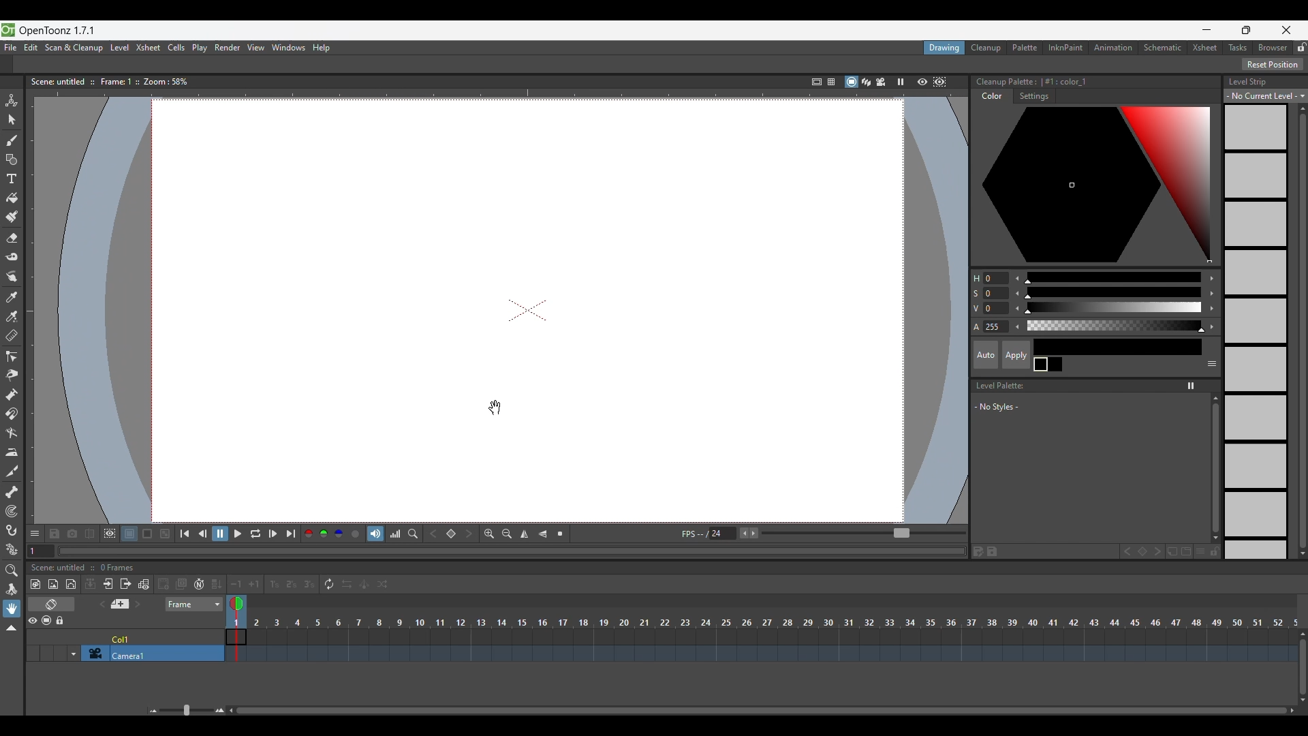 The width and height of the screenshot is (1308, 736). Describe the element at coordinates (1016, 302) in the screenshot. I see `Decrease color modification` at that location.